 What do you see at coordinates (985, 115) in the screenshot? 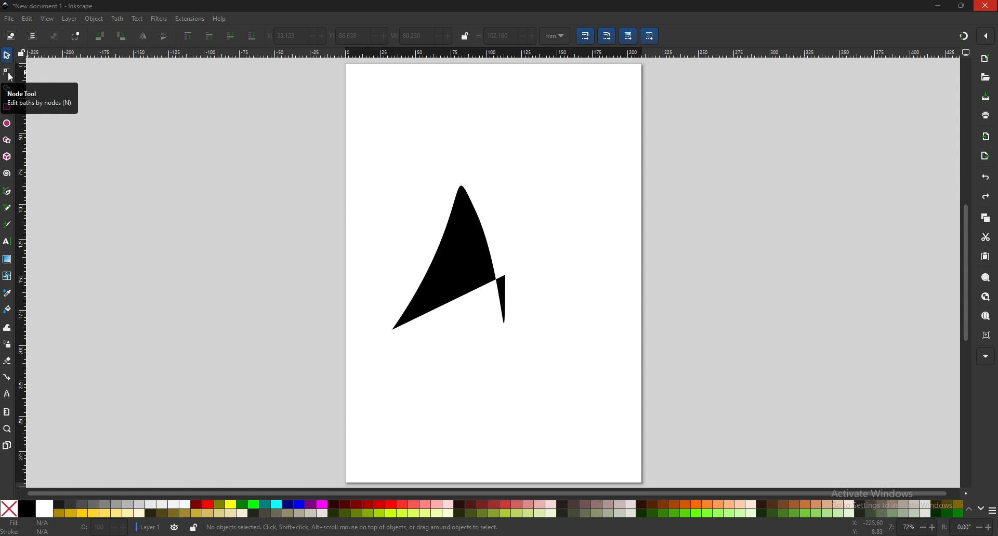
I see `print` at bounding box center [985, 115].